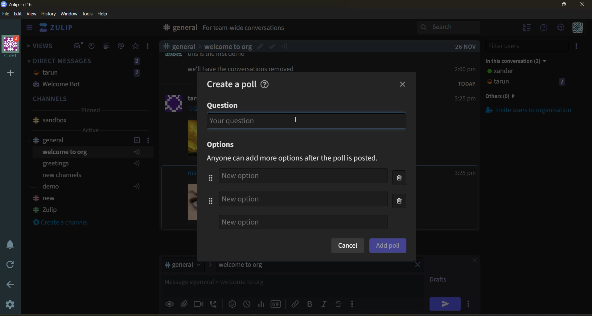 This screenshot has width=592, height=316. Describe the element at coordinates (527, 78) in the screenshot. I see `users and status` at that location.